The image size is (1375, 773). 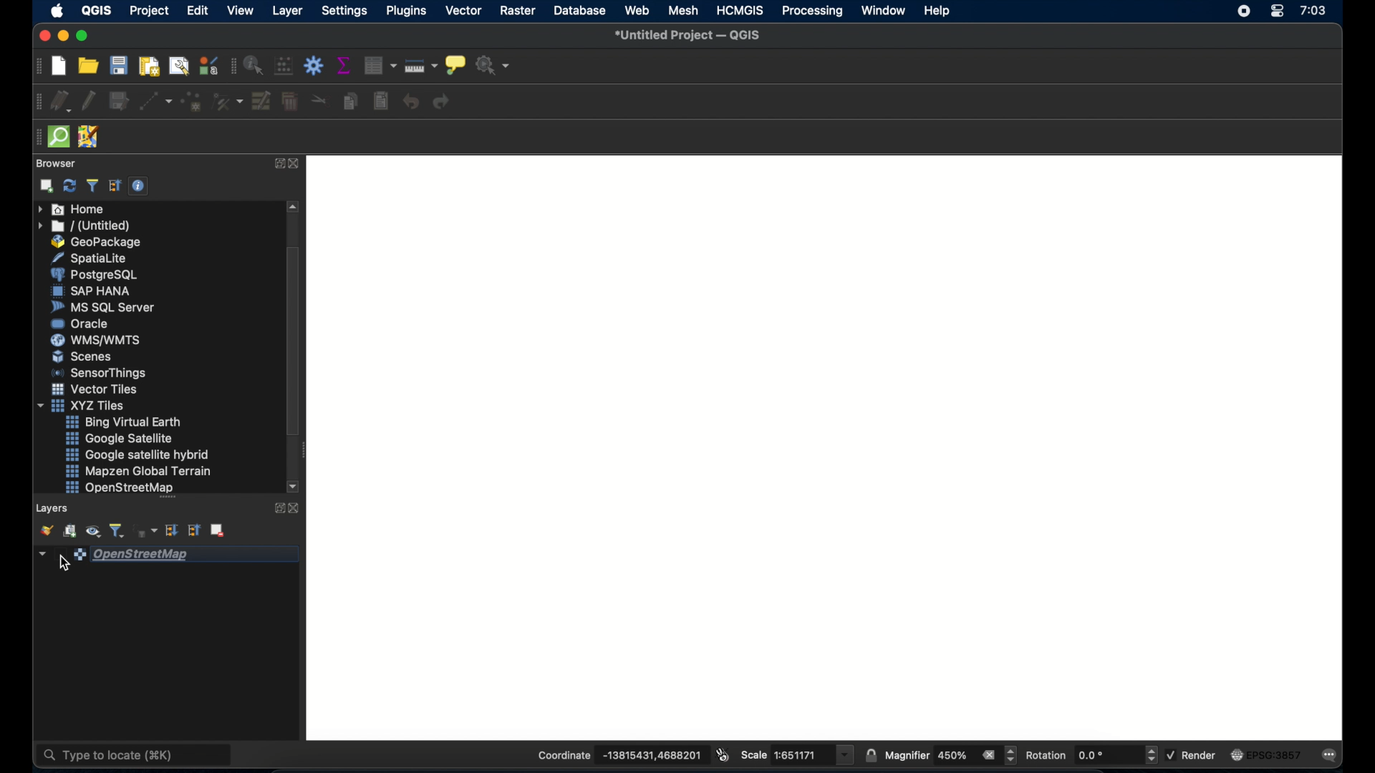 I want to click on database, so click(x=579, y=10).